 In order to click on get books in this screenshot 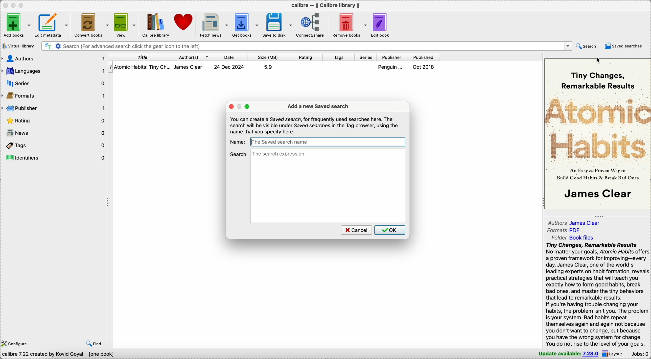, I will do `click(246, 25)`.